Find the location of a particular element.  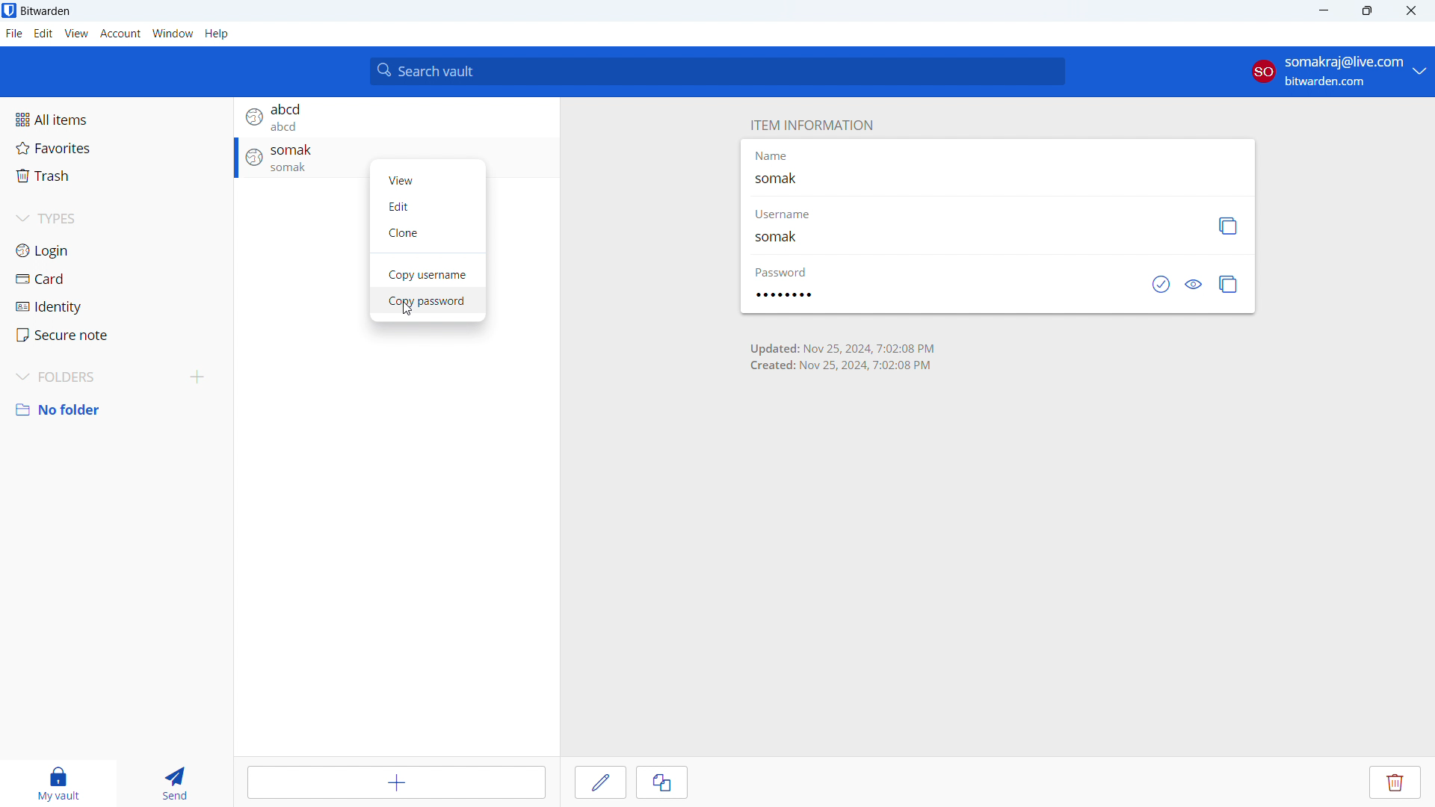

Name is located at coordinates (772, 155).